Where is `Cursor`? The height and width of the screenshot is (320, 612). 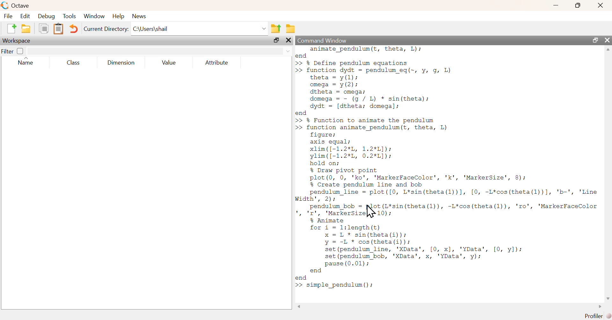
Cursor is located at coordinates (370, 211).